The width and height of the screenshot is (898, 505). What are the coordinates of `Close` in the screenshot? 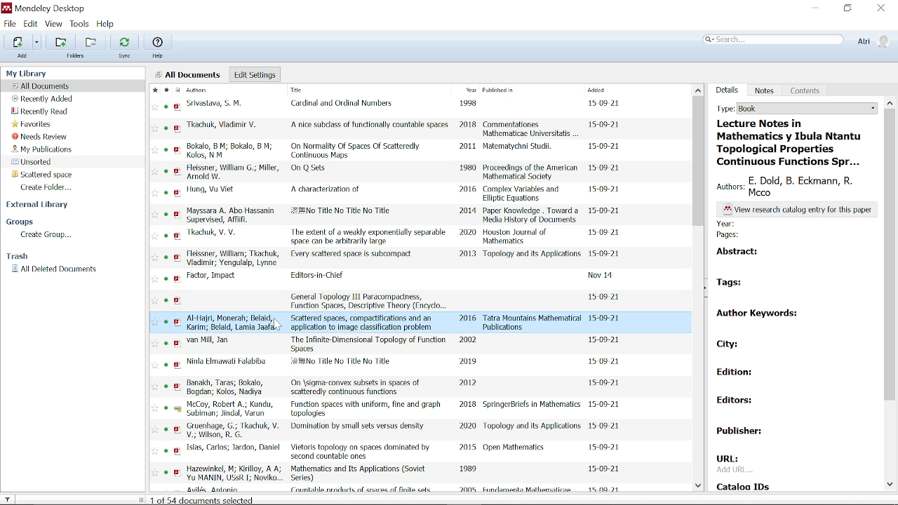 It's located at (882, 8).